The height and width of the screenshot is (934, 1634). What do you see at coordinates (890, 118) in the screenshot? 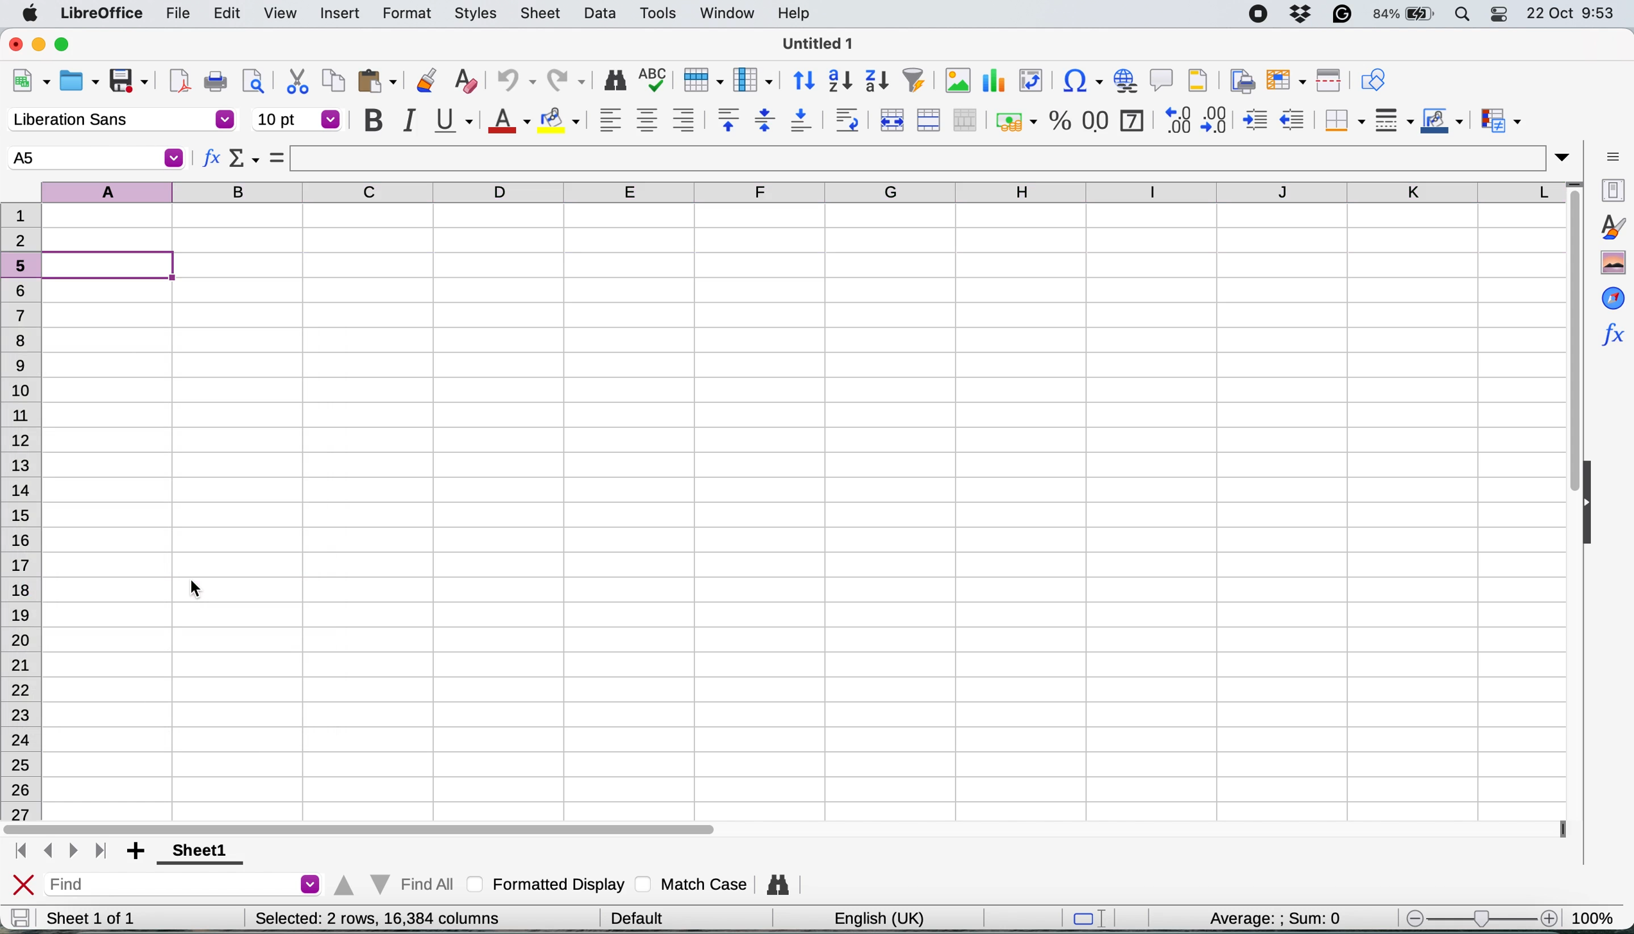
I see `merge and center or unmerge` at bounding box center [890, 118].